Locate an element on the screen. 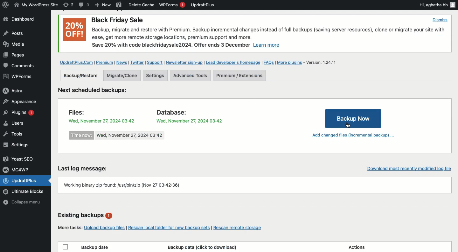 The height and width of the screenshot is (252, 458). Rescan local folder for new backup sets is located at coordinates (169, 227).